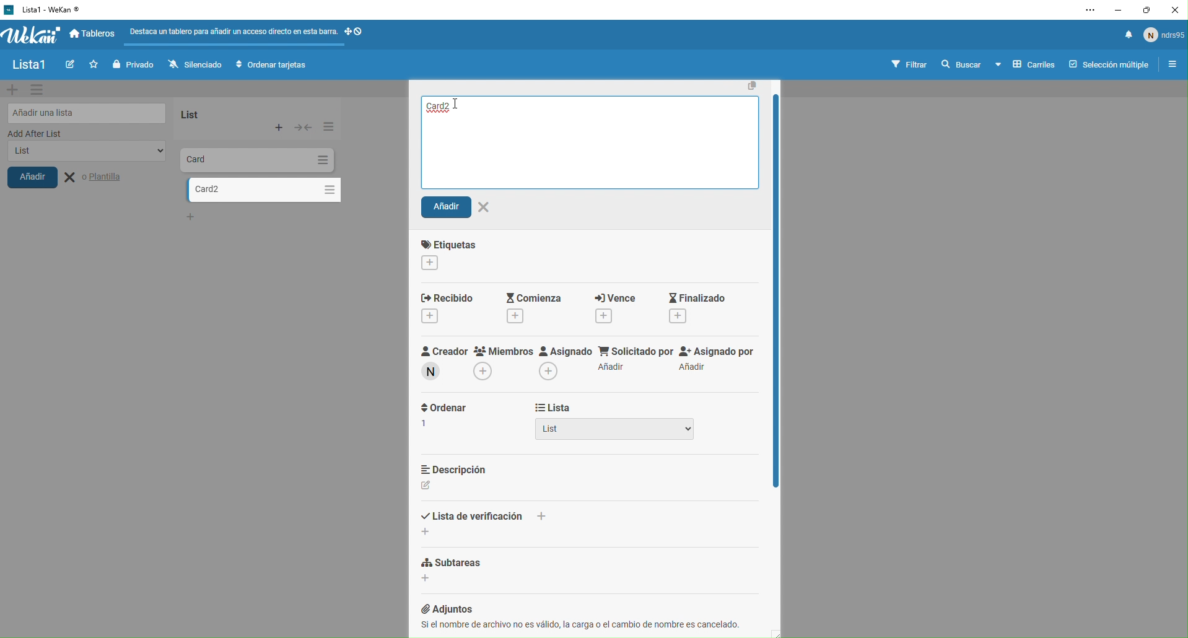 Image resolution: width=1188 pixels, height=638 pixels. What do you see at coordinates (228, 159) in the screenshot?
I see `Card` at bounding box center [228, 159].